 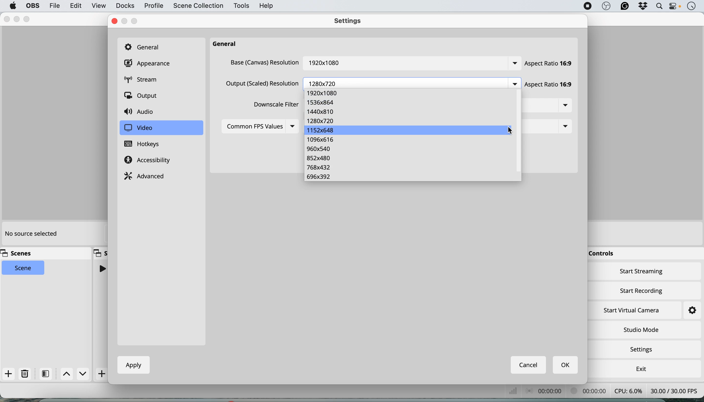 I want to click on advanced, so click(x=146, y=175).